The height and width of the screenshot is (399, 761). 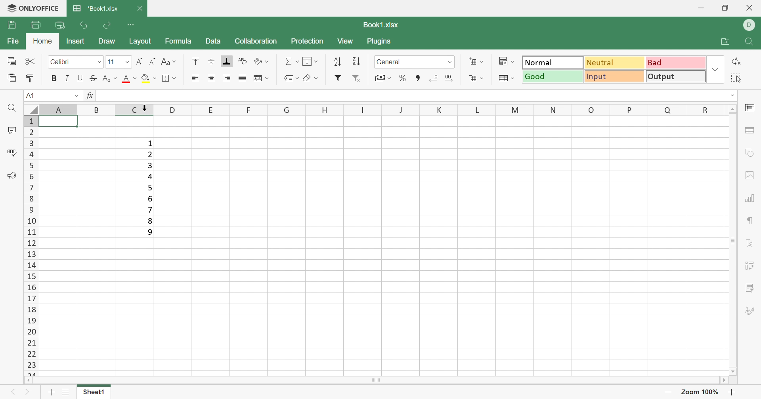 I want to click on O, so click(x=593, y=109).